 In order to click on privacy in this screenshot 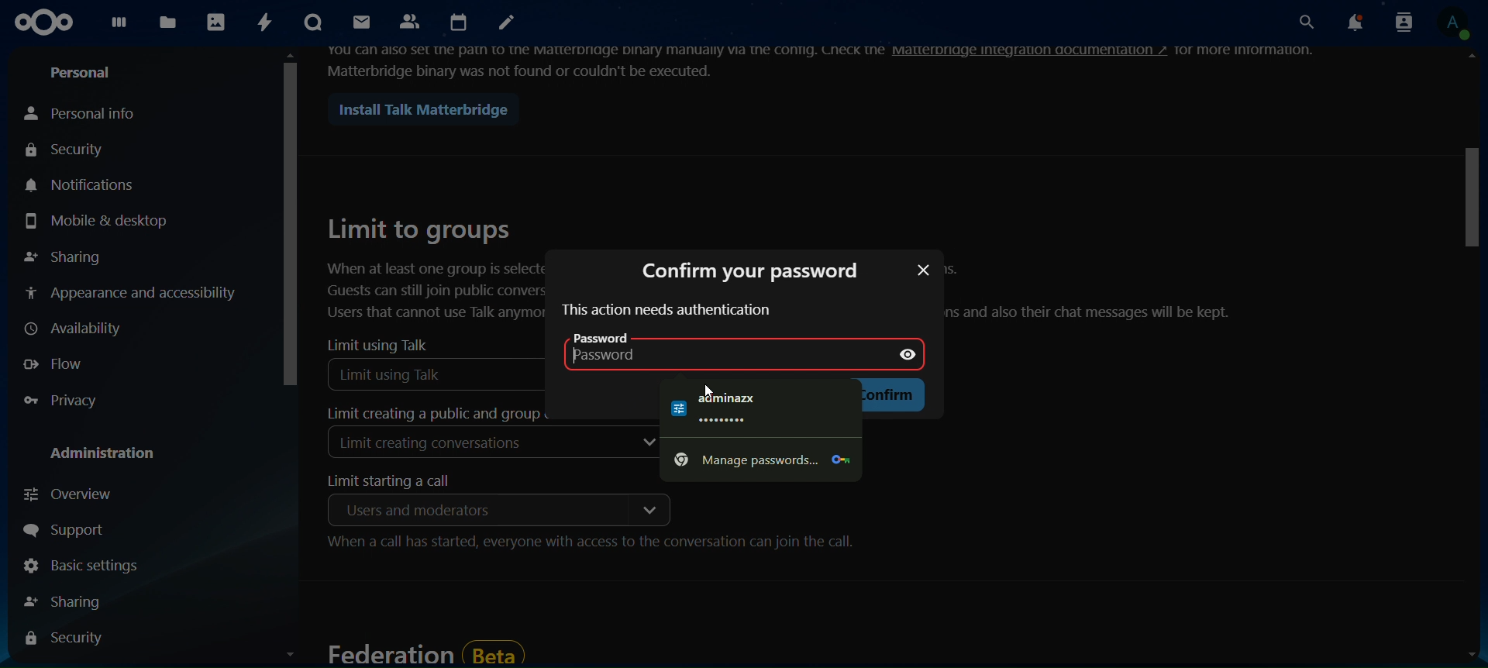, I will do `click(71, 401)`.